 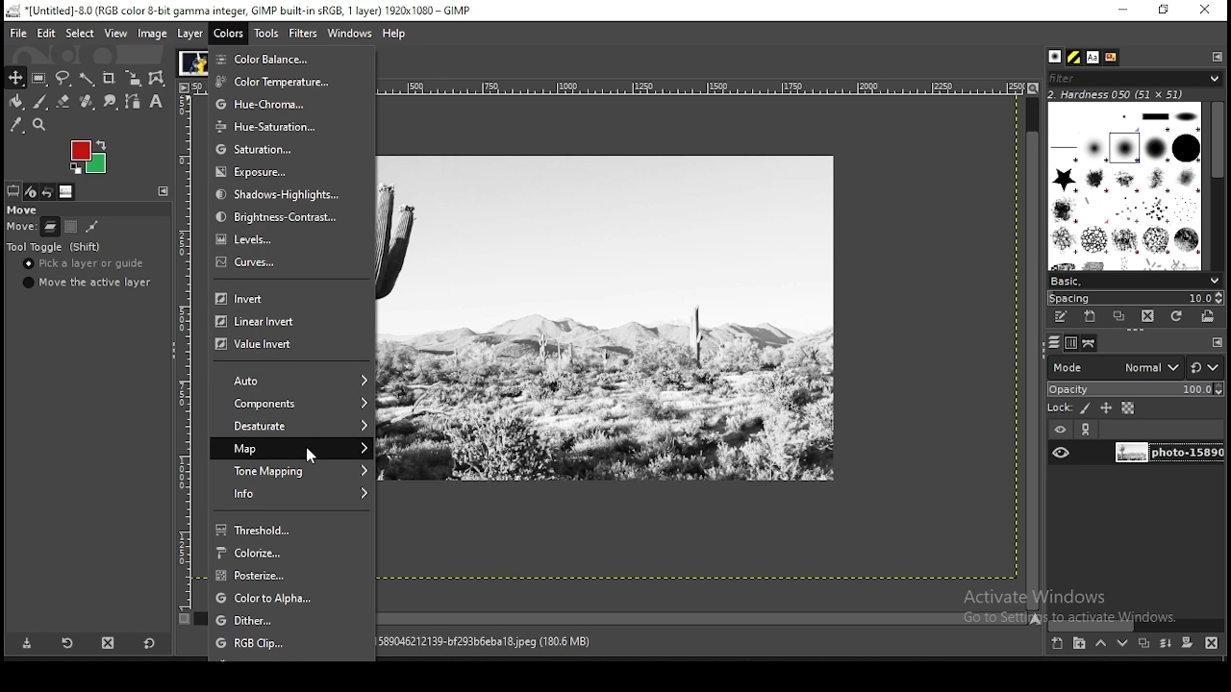 What do you see at coordinates (503, 641) in the screenshot?
I see `` at bounding box center [503, 641].